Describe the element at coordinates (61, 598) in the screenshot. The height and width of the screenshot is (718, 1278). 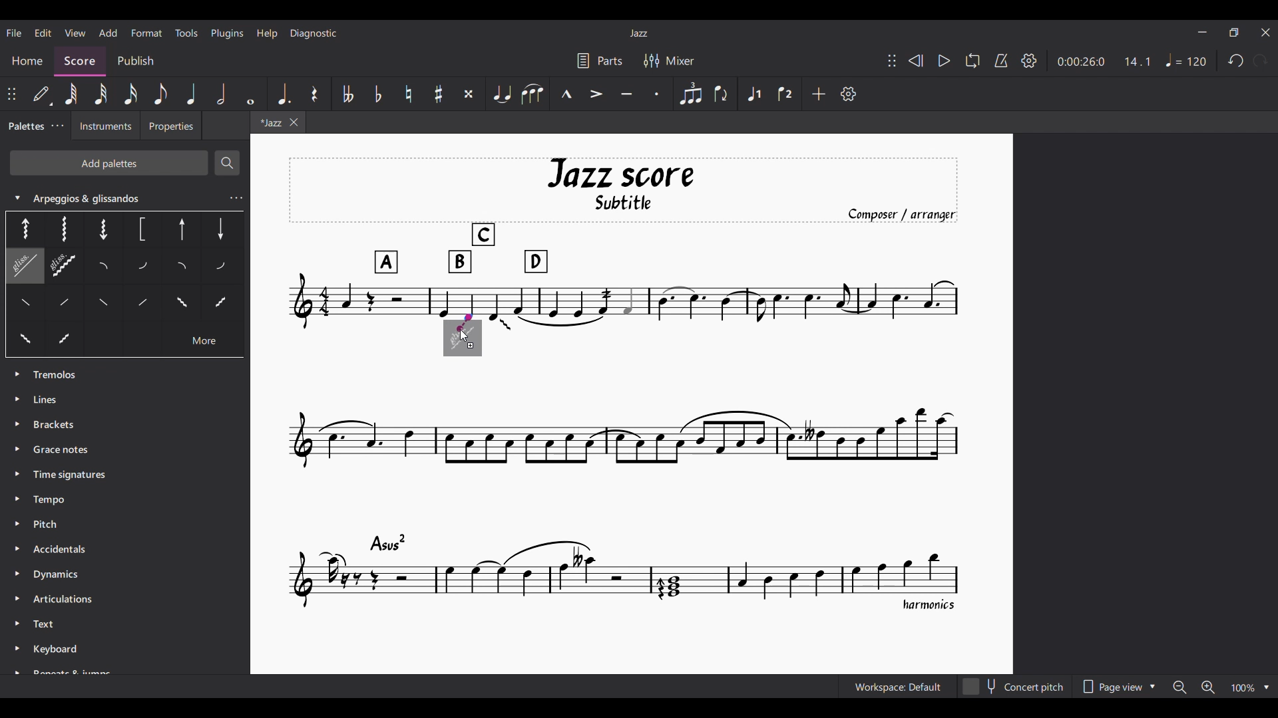
I see `Articulations` at that location.